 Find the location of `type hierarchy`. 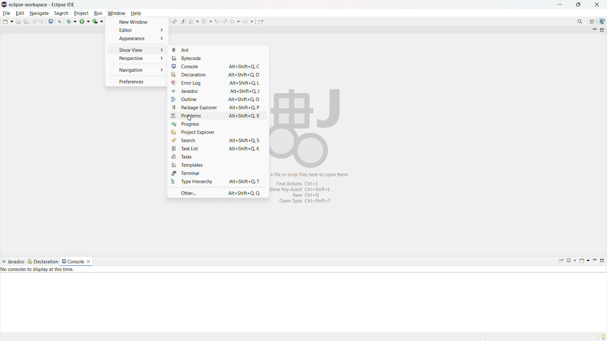

type hierarchy is located at coordinates (218, 182).